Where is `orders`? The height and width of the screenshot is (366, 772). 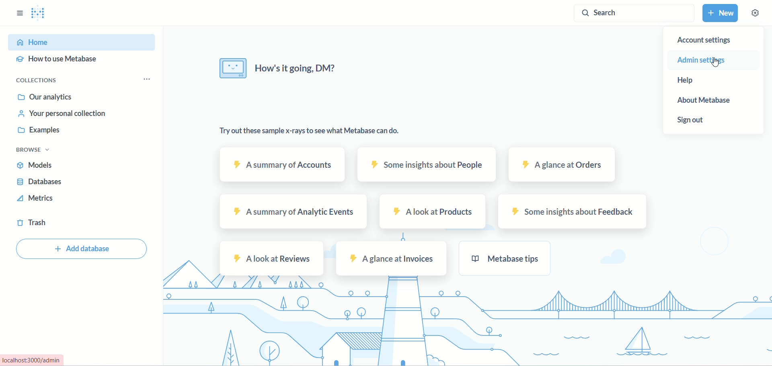
orders is located at coordinates (561, 165).